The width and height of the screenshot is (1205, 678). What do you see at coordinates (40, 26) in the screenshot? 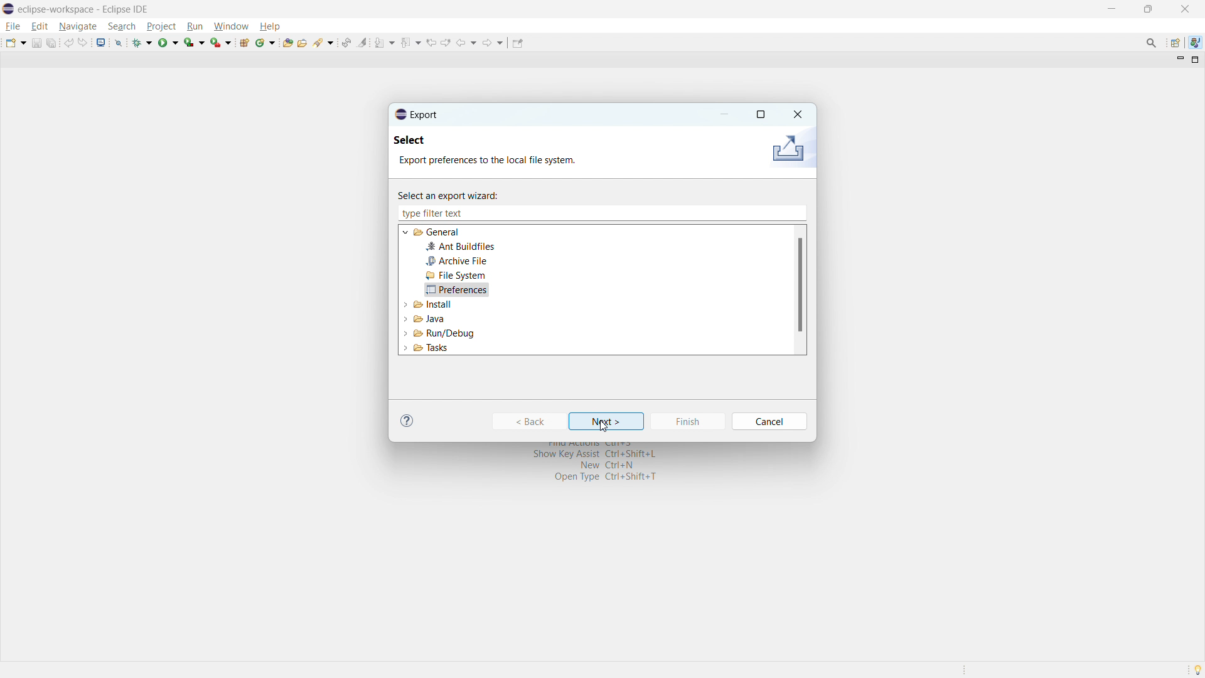
I see `edit` at bounding box center [40, 26].